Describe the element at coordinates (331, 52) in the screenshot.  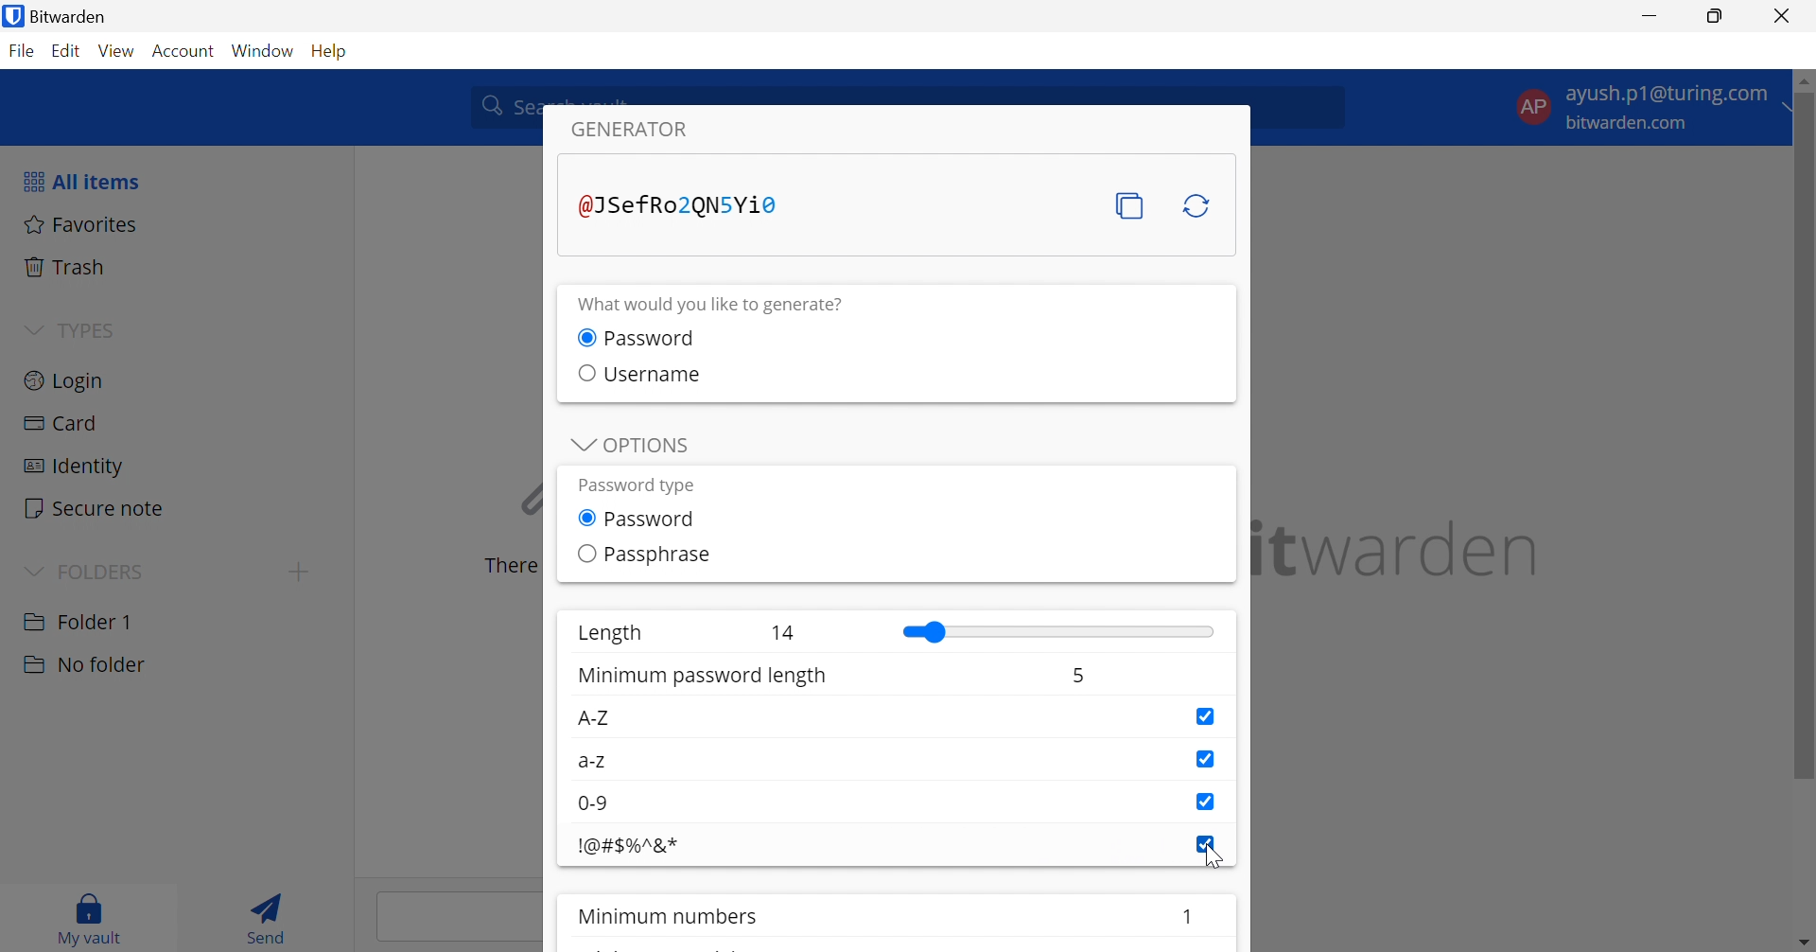
I see `Help` at that location.